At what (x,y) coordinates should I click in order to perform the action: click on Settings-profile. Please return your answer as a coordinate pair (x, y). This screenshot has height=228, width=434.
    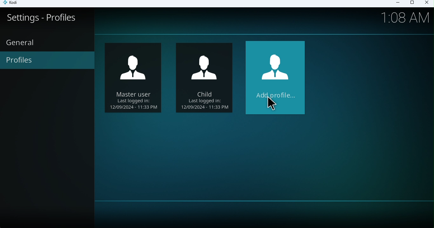
    Looking at the image, I should click on (48, 22).